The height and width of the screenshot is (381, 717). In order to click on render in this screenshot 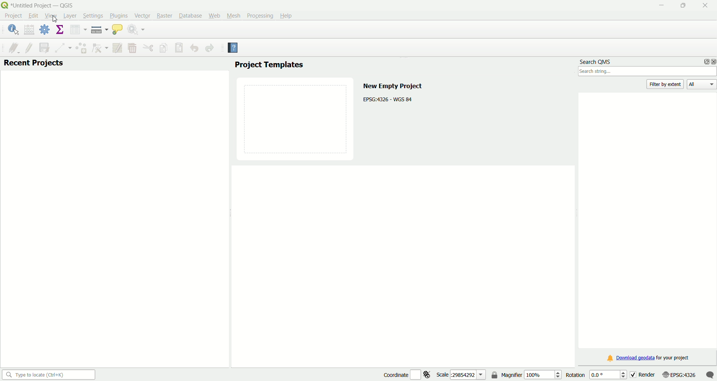, I will do `click(642, 374)`.